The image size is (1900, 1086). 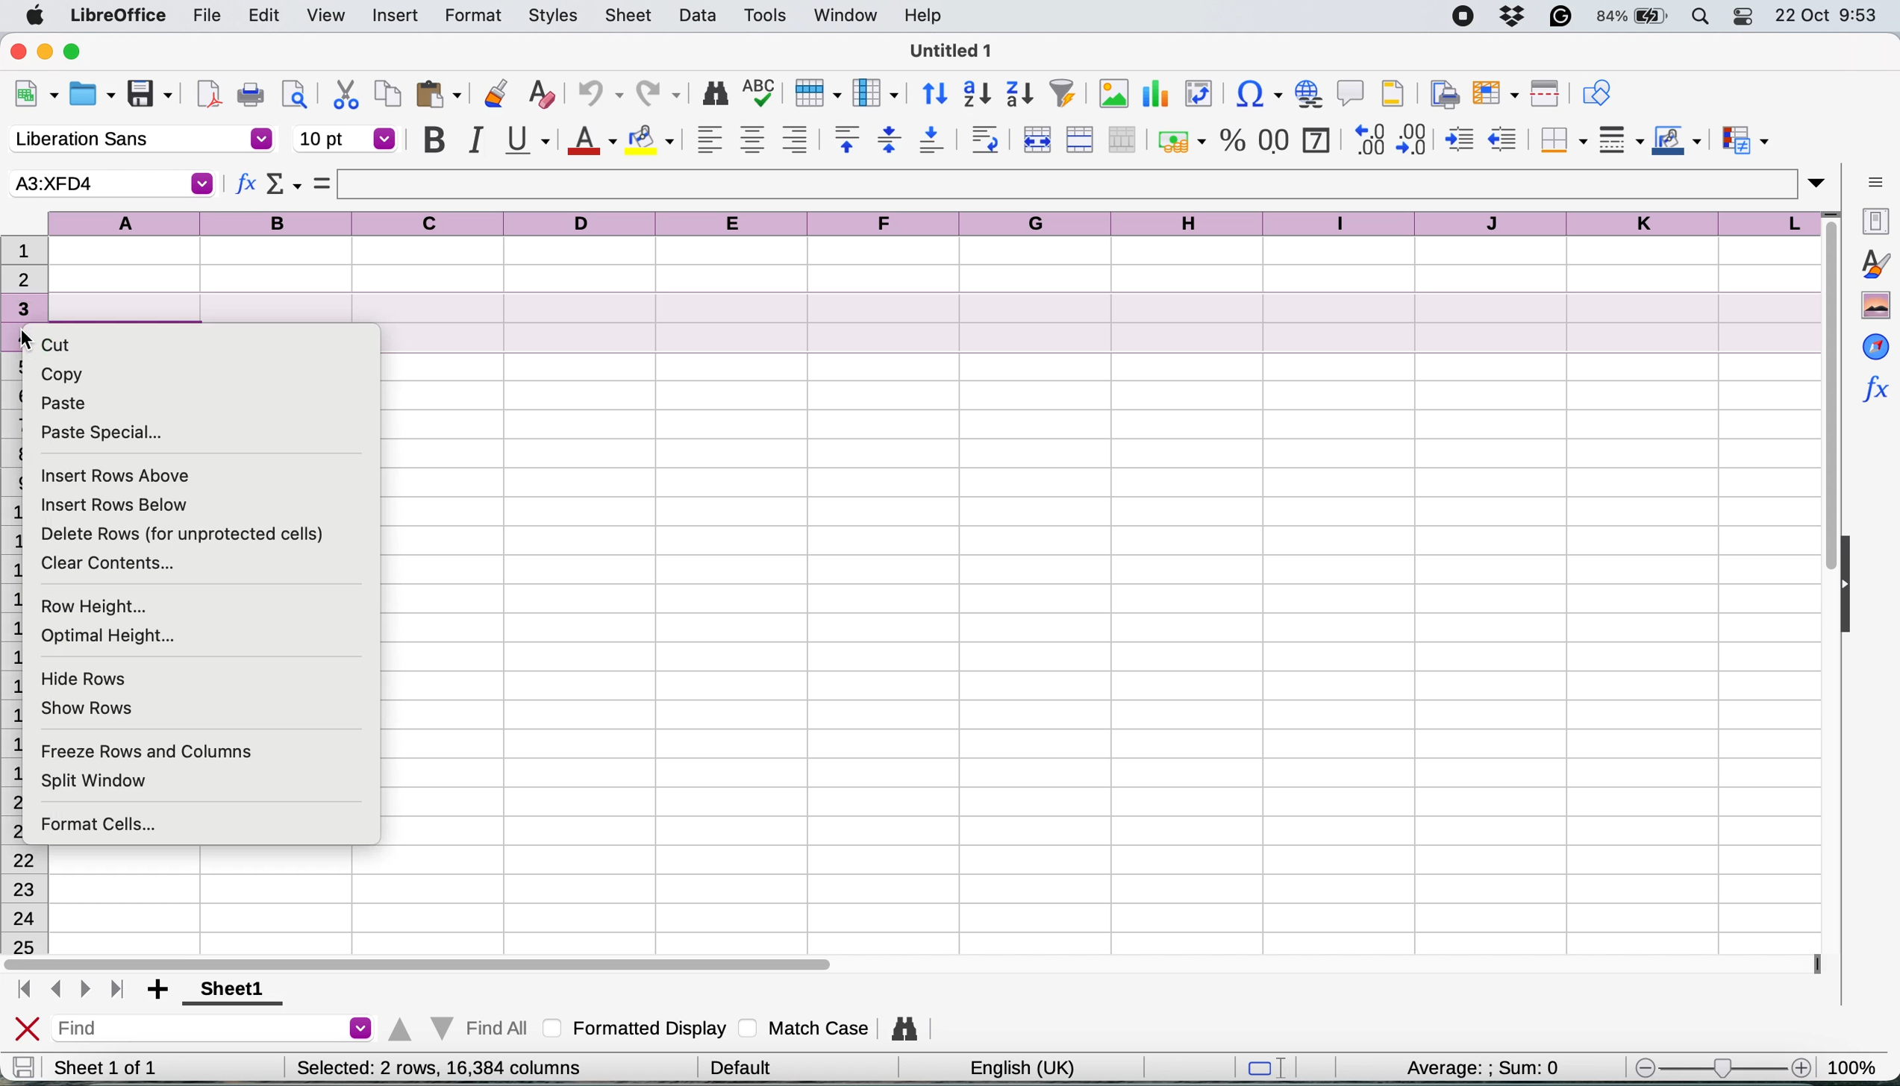 I want to click on properties, so click(x=1872, y=219).